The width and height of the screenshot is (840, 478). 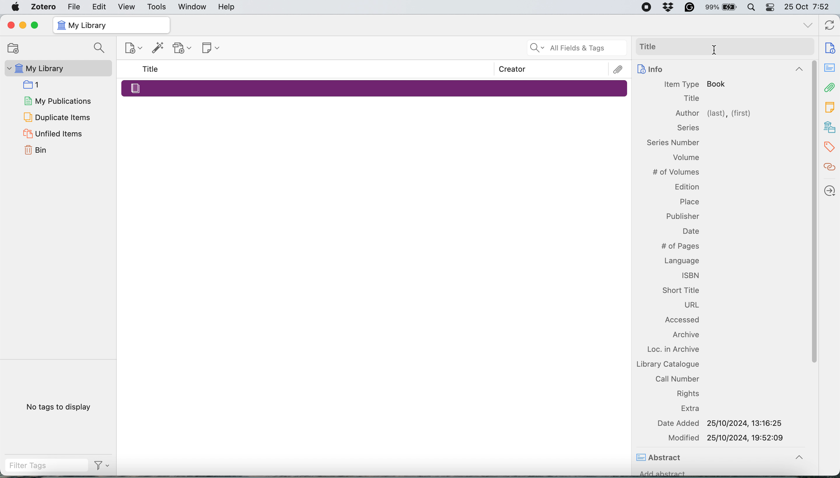 What do you see at coordinates (679, 246) in the screenshot?
I see `# of Pages` at bounding box center [679, 246].